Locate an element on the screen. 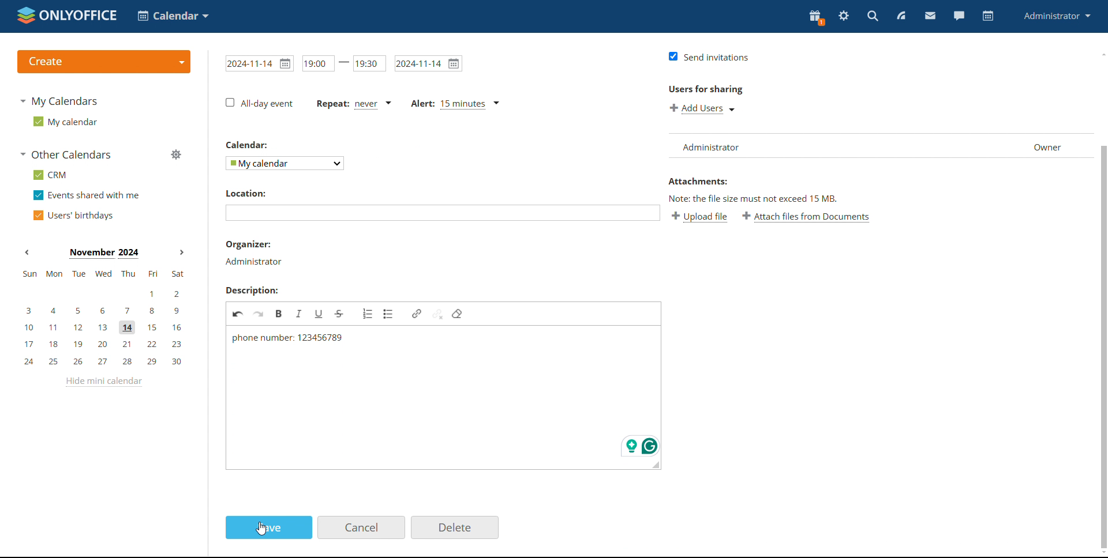 The image size is (1108, 558). cancel is located at coordinates (361, 527).